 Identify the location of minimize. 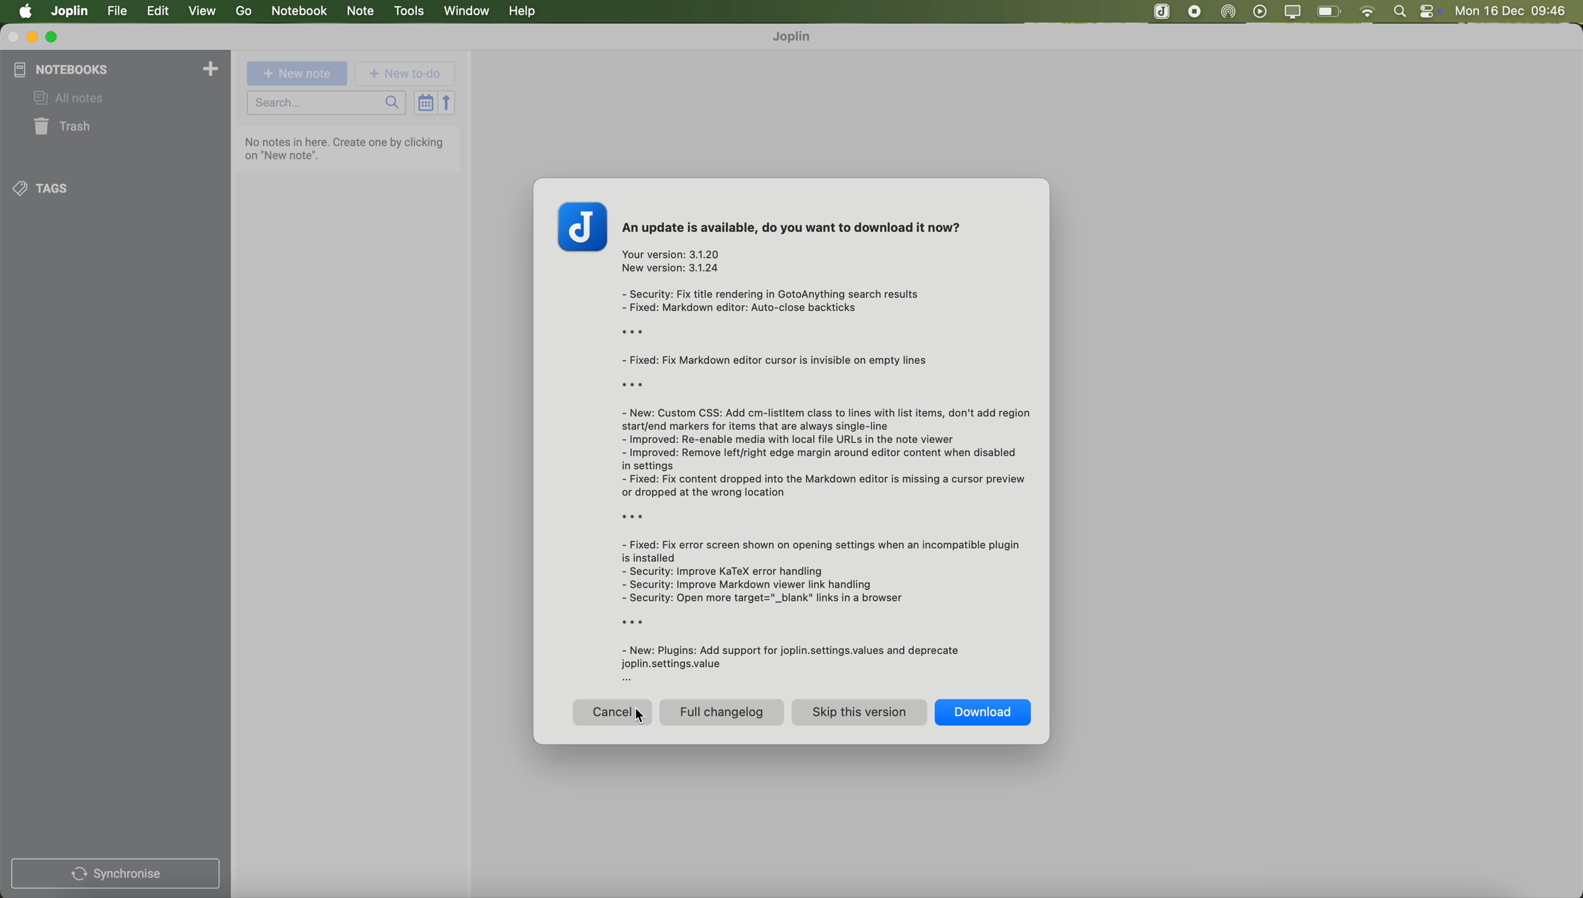
(33, 38).